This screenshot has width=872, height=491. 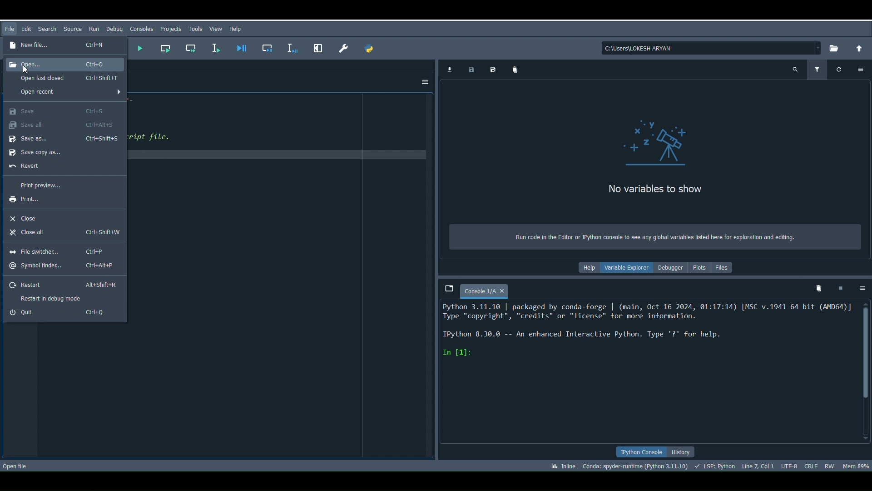 I want to click on Debug cell, so click(x=269, y=47).